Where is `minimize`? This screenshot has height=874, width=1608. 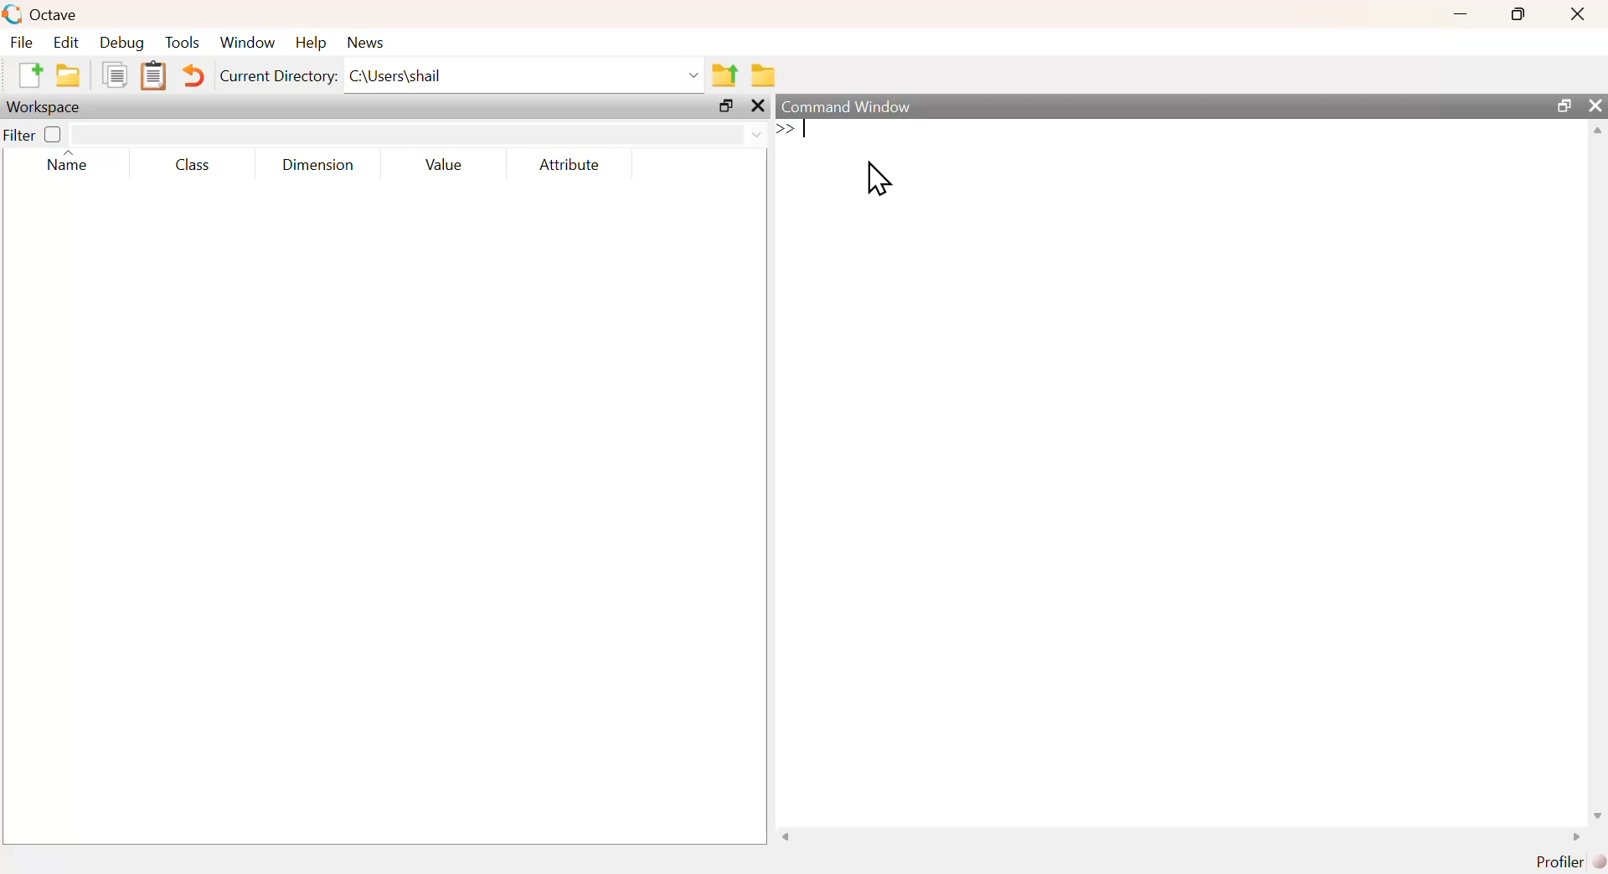
minimize is located at coordinates (1458, 15).